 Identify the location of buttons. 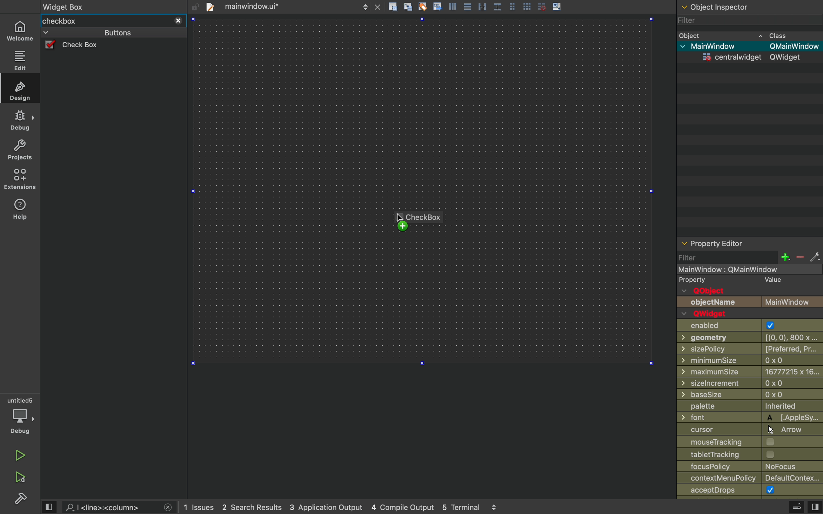
(104, 33).